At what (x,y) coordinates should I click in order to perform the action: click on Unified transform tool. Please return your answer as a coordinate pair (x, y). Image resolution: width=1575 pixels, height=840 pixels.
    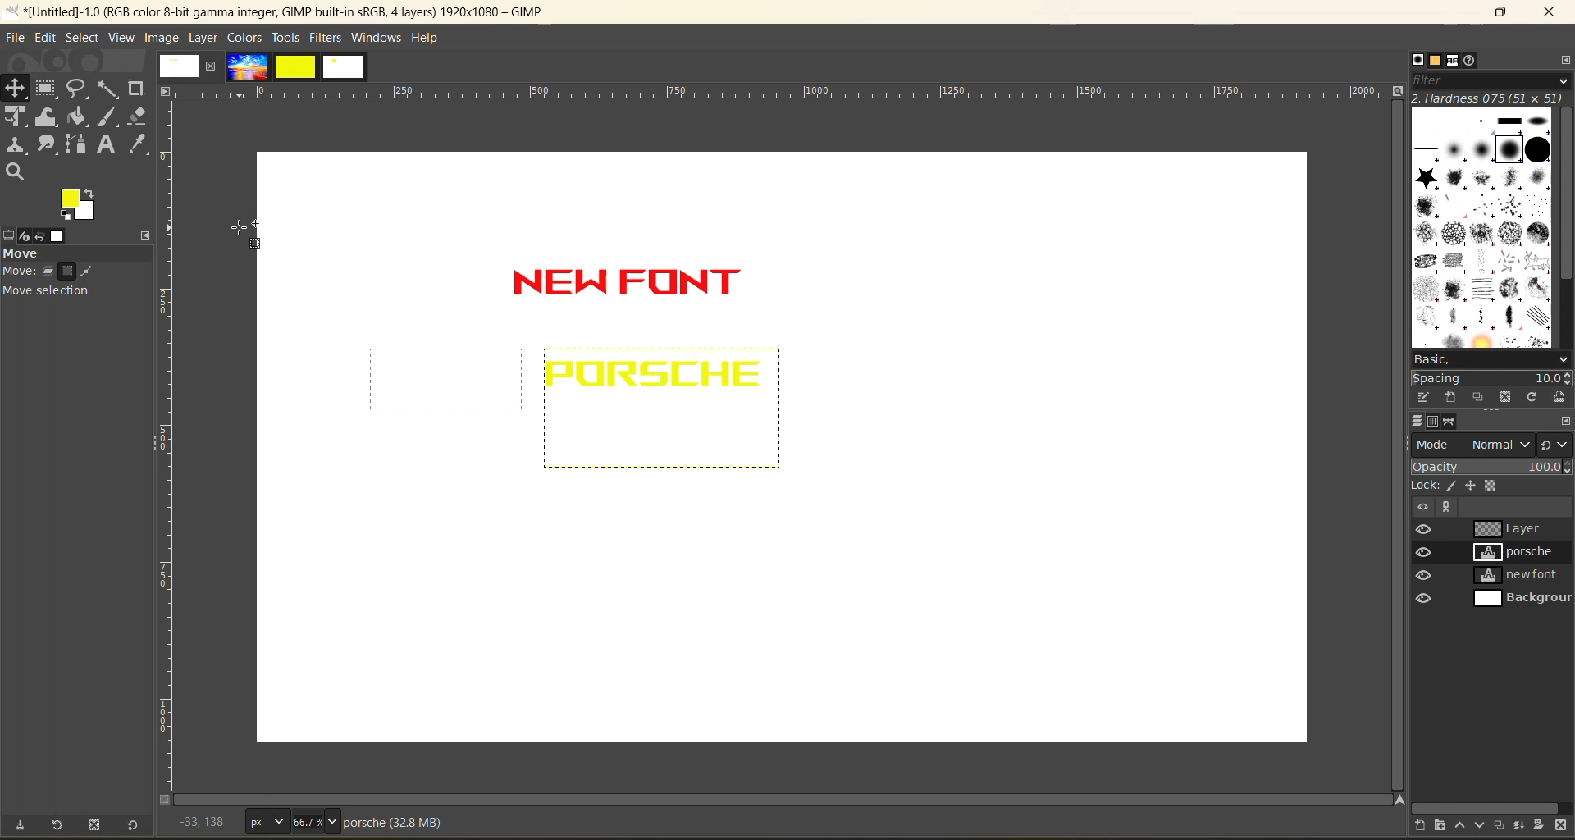
    Looking at the image, I should click on (15, 118).